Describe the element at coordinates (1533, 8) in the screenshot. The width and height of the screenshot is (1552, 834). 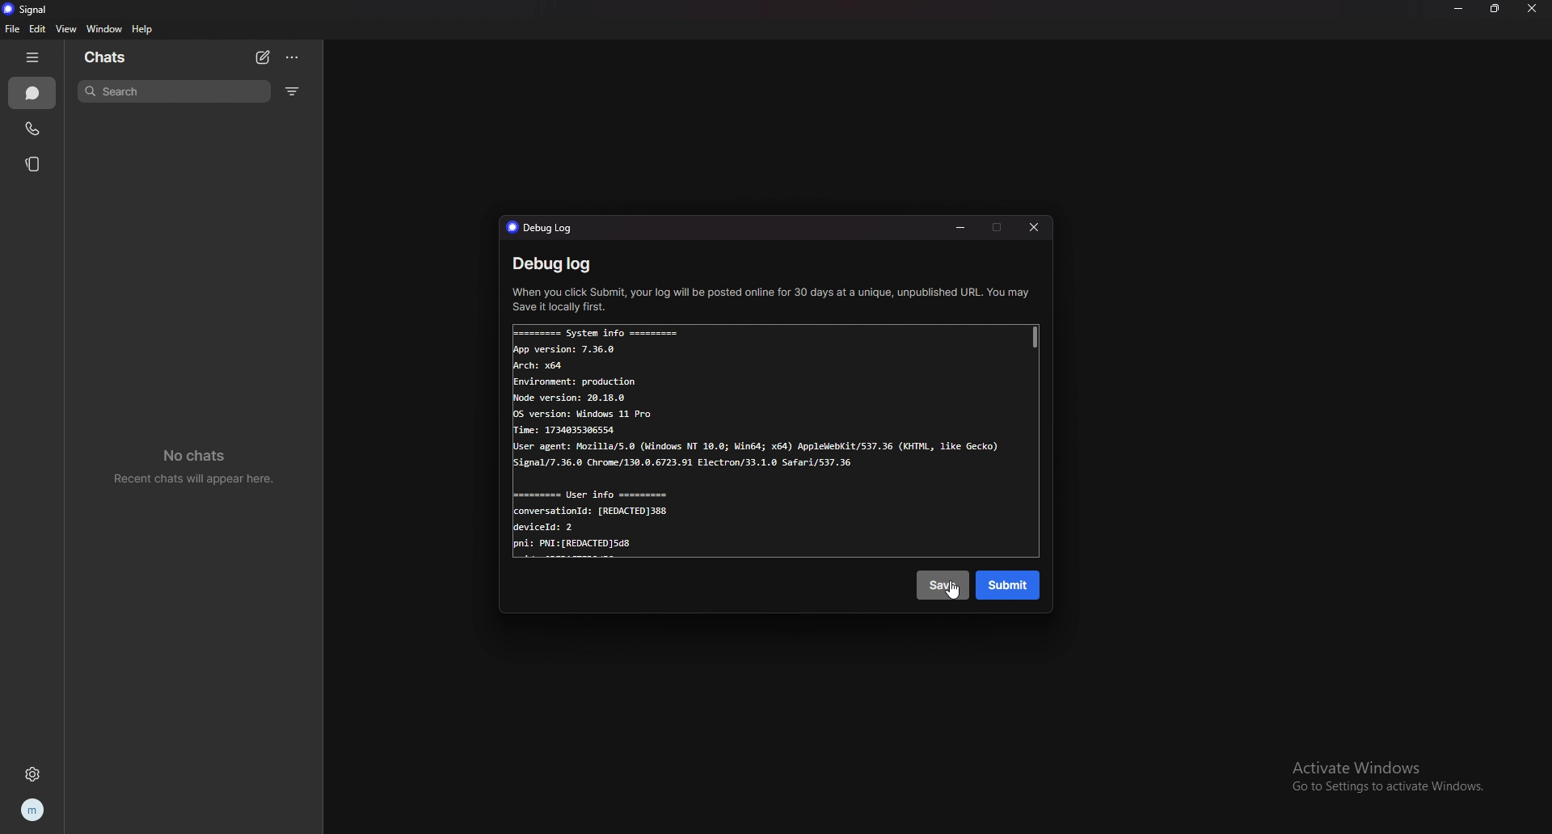
I see `close` at that location.